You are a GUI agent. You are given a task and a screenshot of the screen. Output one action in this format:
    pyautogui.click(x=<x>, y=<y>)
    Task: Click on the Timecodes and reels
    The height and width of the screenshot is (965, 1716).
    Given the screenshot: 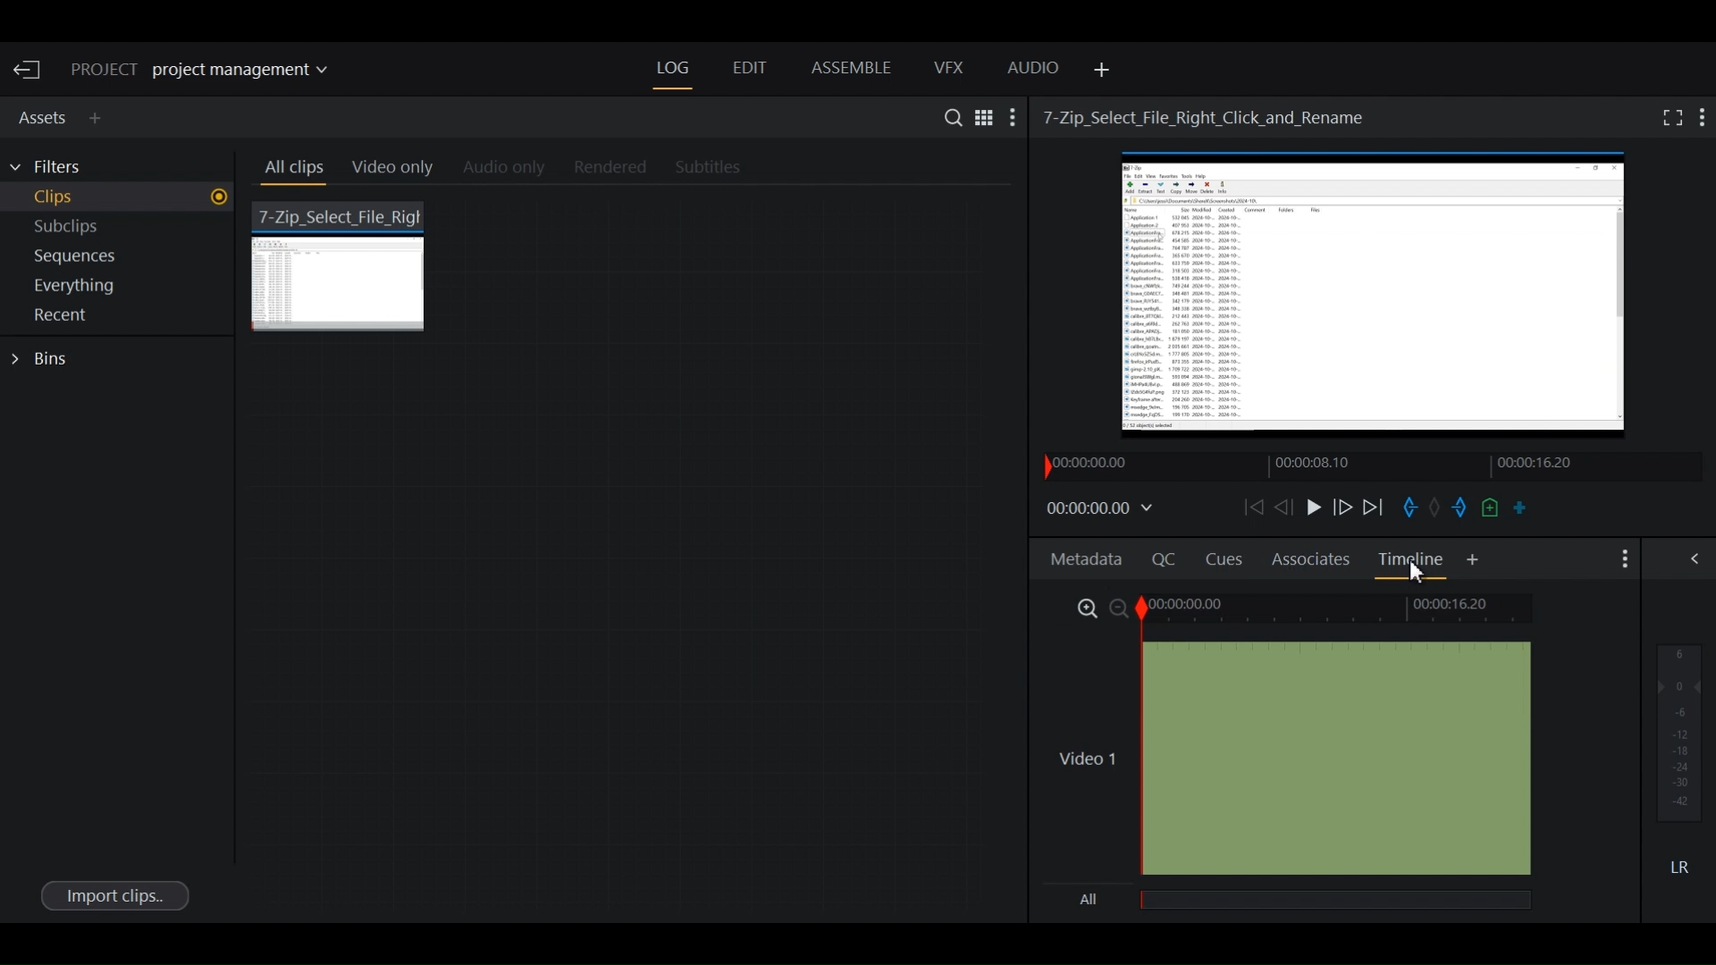 What is the action you would take?
    pyautogui.click(x=1103, y=509)
    